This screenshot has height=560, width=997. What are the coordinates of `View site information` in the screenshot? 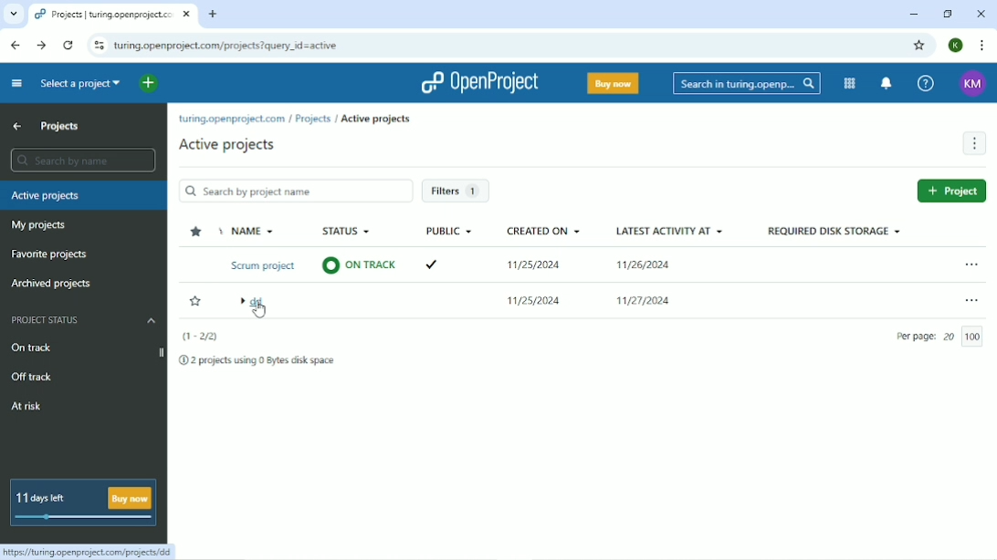 It's located at (99, 46).